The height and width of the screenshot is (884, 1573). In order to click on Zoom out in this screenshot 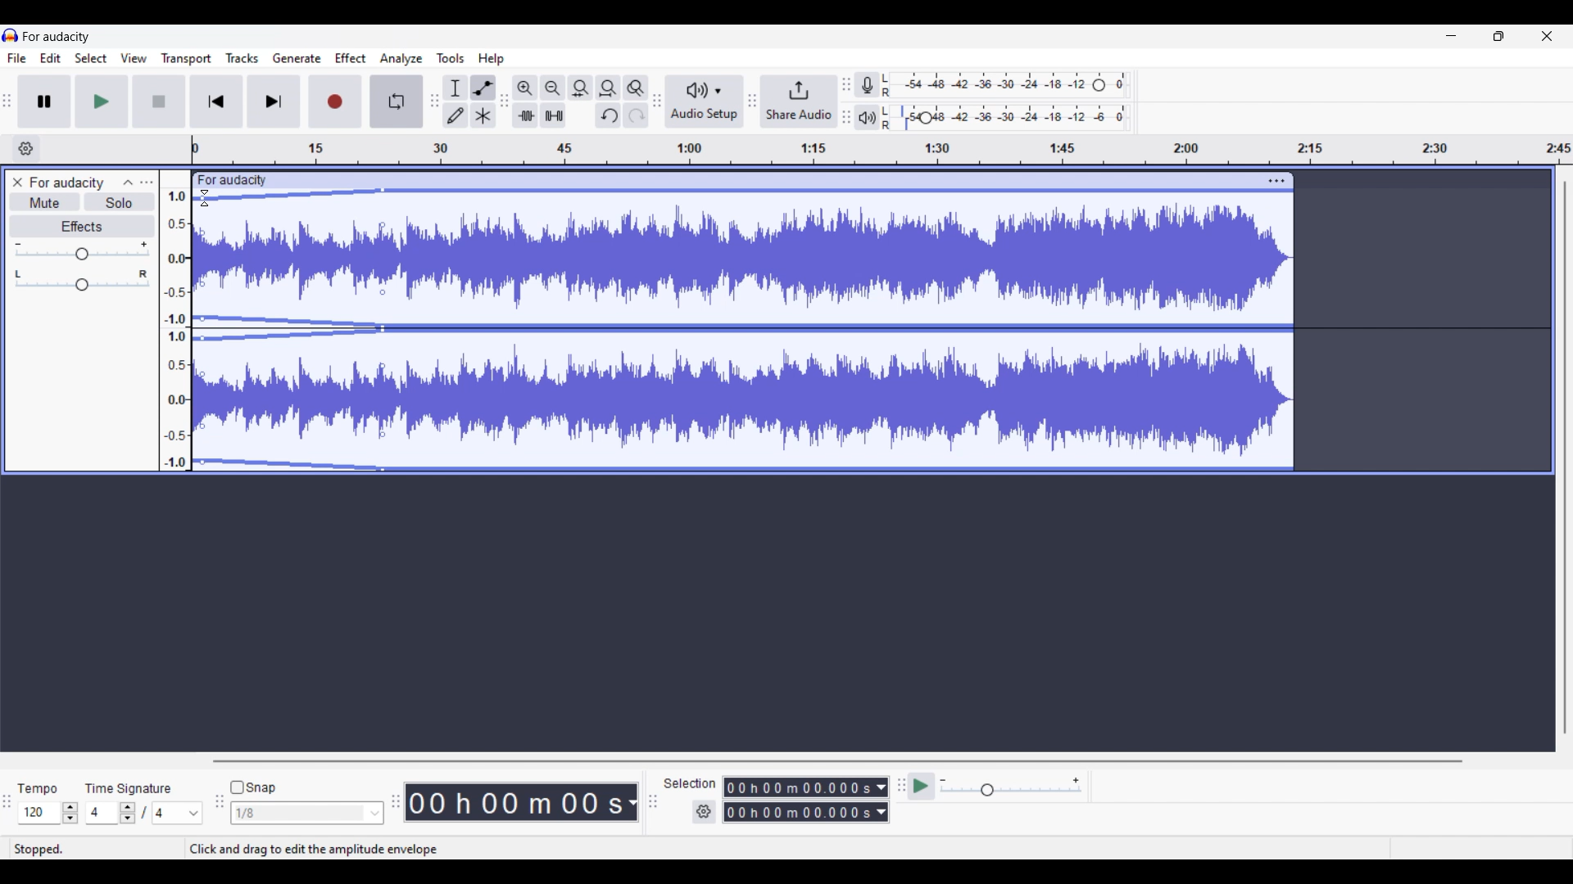, I will do `click(554, 88)`.